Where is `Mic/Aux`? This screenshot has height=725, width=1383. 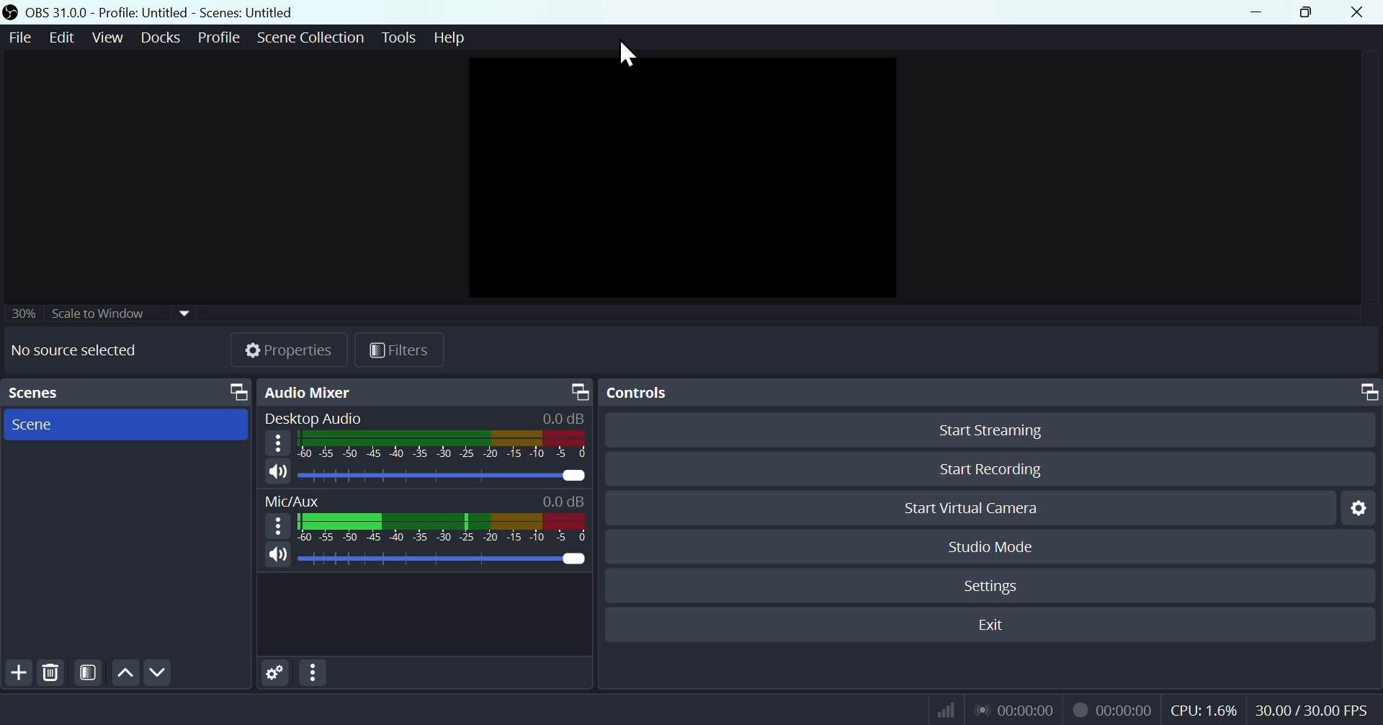
Mic/Aux is located at coordinates (296, 499).